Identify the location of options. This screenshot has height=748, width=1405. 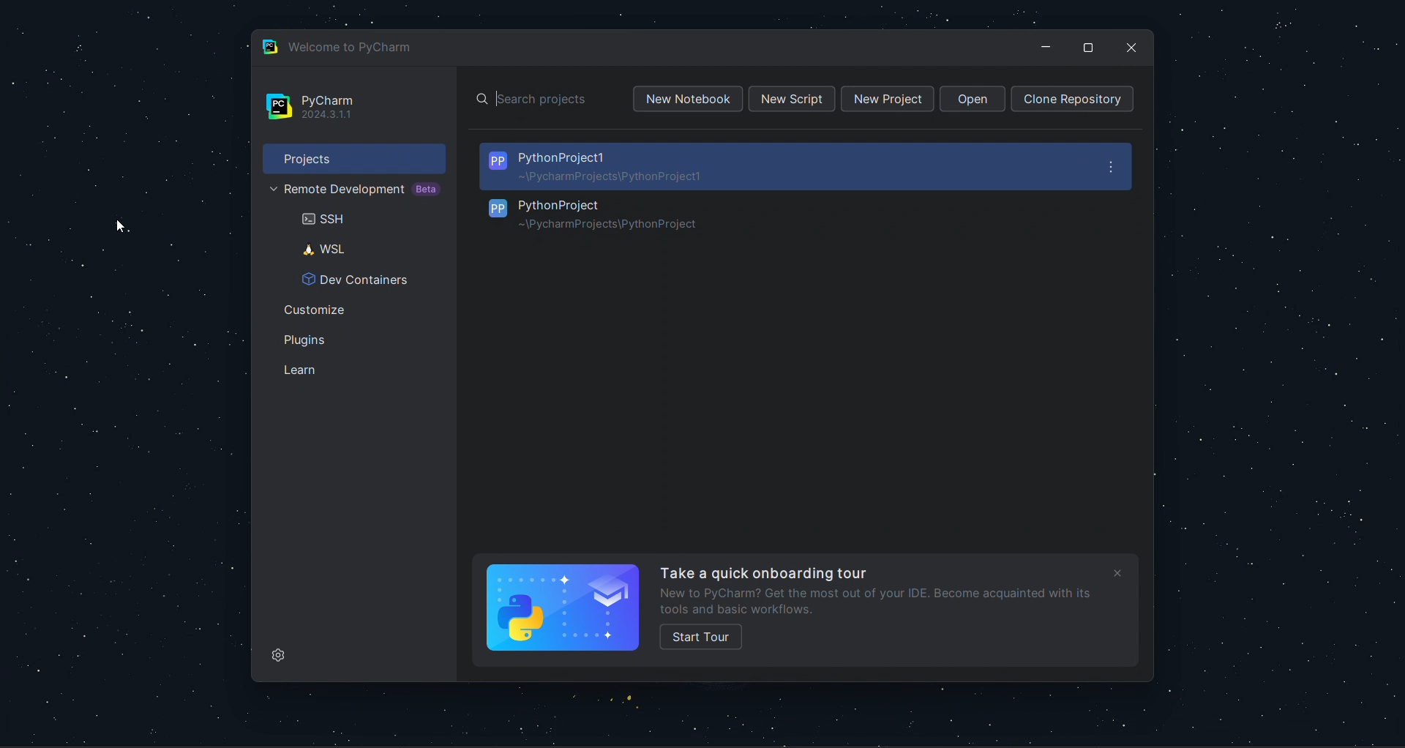
(1111, 171).